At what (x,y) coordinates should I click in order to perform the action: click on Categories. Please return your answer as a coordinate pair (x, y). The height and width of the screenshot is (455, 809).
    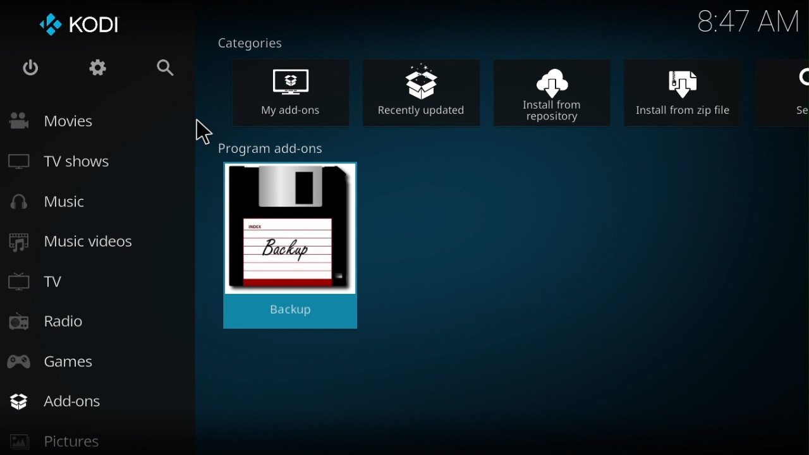
    Looking at the image, I should click on (257, 42).